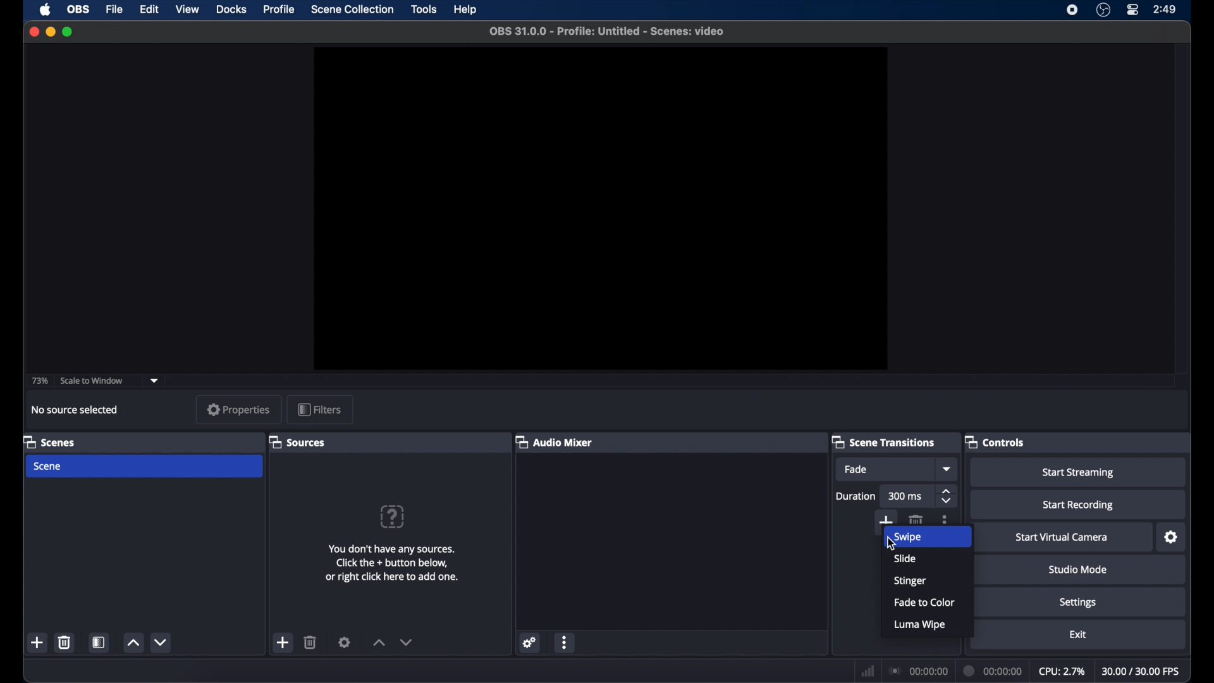 This screenshot has height=683, width=1214. Describe the element at coordinates (99, 643) in the screenshot. I see `scene filters` at that location.